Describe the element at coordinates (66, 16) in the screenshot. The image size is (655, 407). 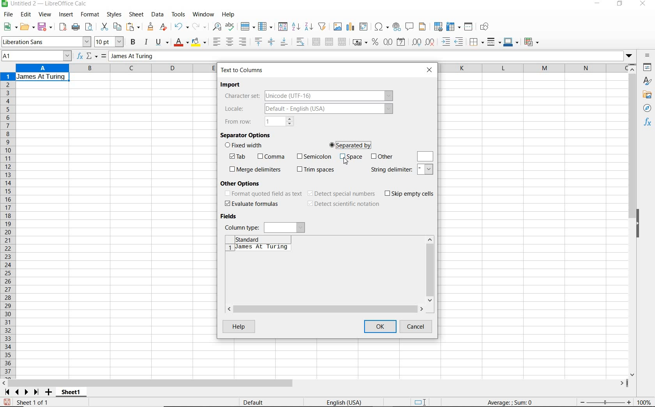
I see `insert` at that location.